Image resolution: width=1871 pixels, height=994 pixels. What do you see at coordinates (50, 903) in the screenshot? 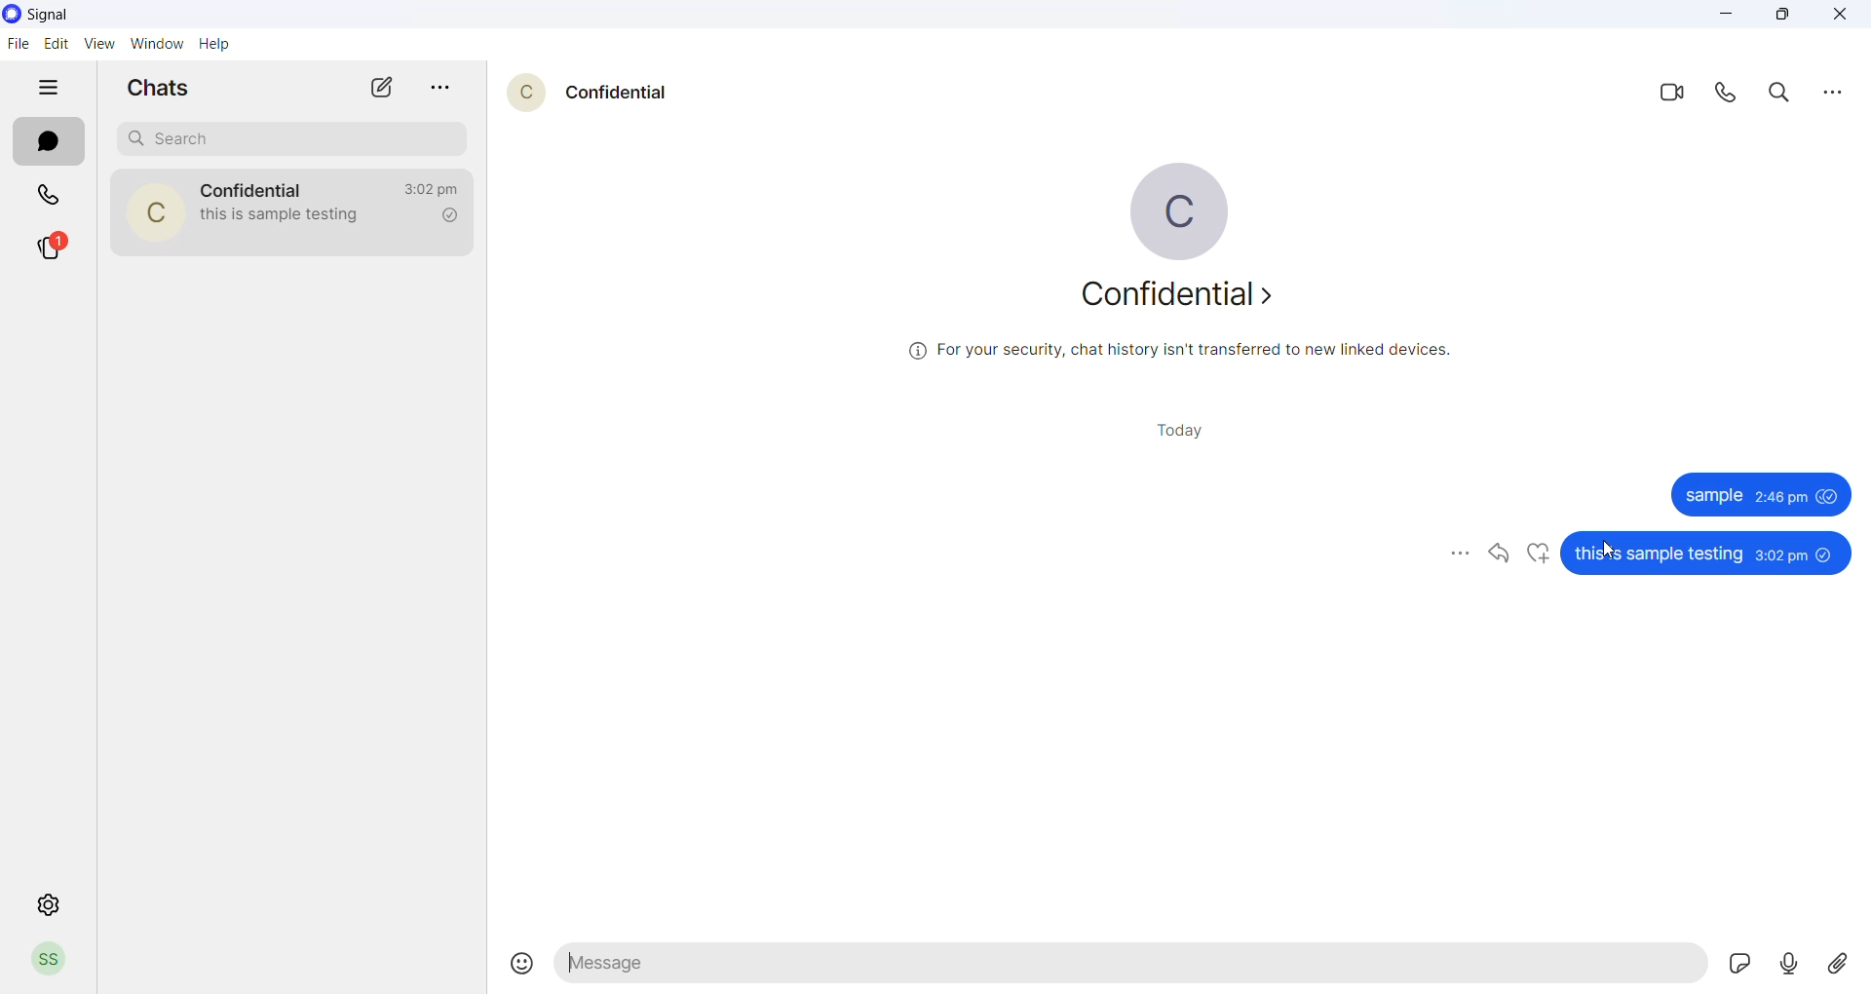
I see `settings ` at bounding box center [50, 903].